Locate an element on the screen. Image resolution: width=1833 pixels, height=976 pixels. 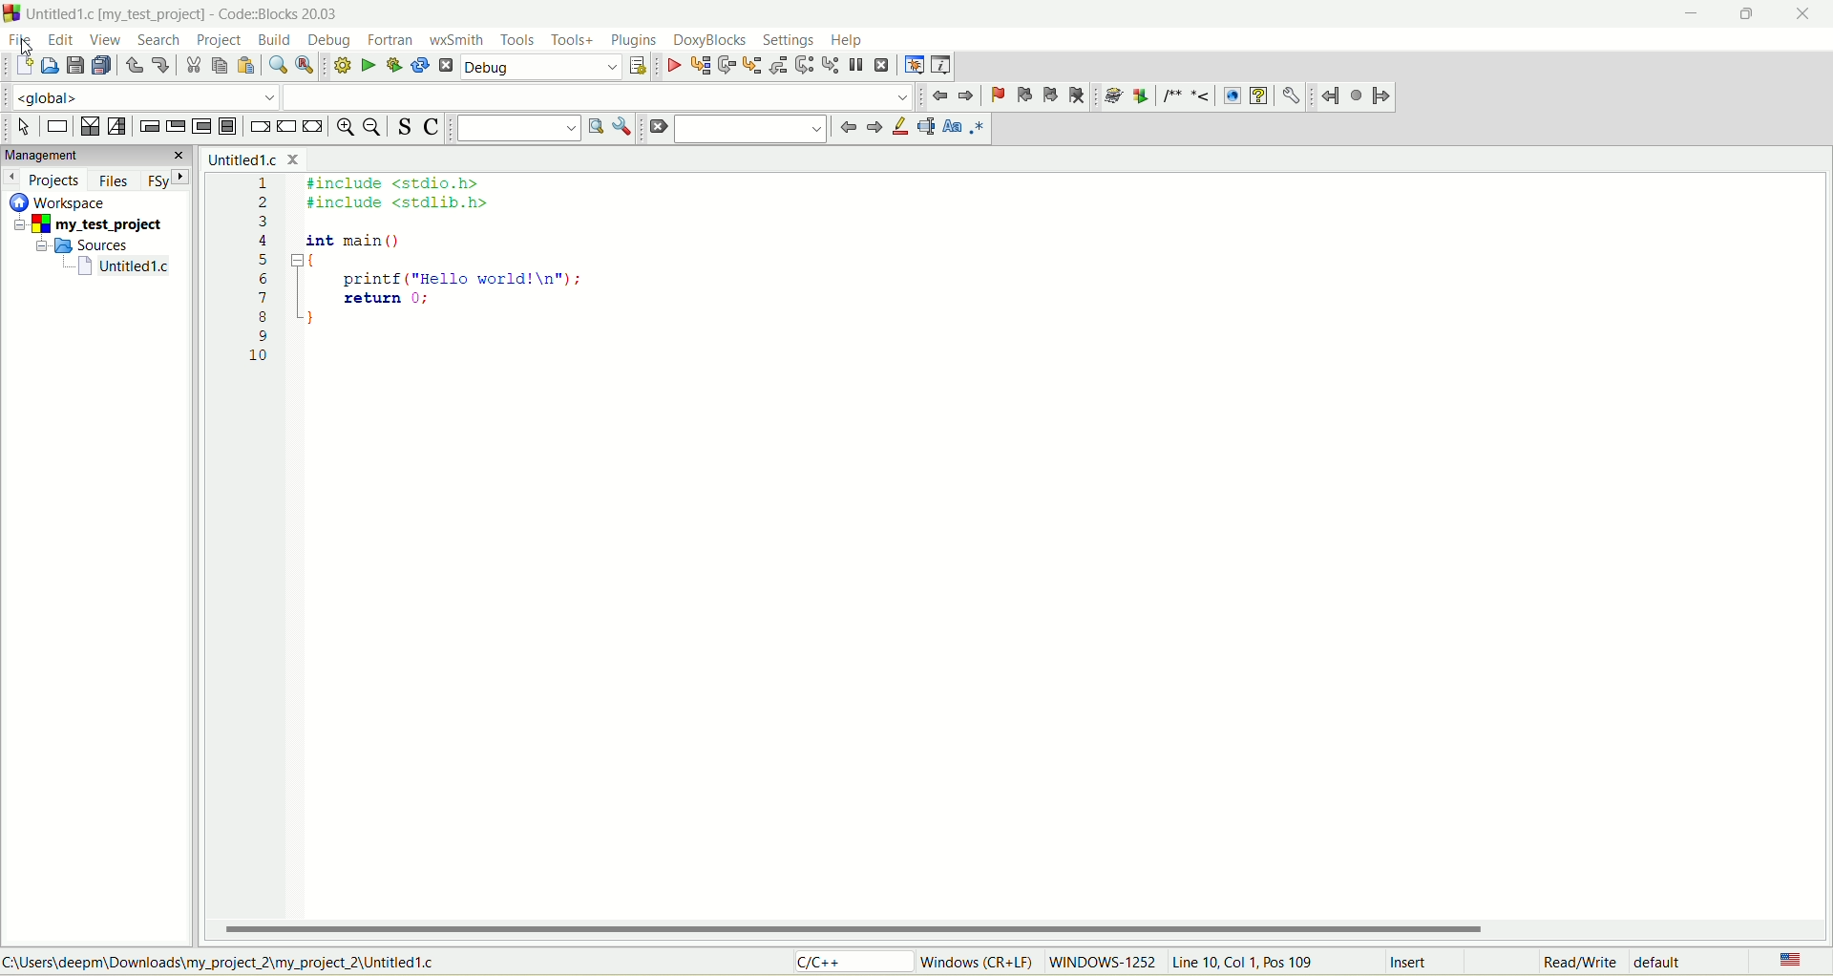
break instruction is located at coordinates (258, 129).